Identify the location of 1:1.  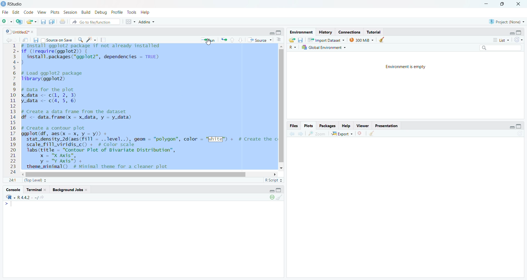
(12, 181).